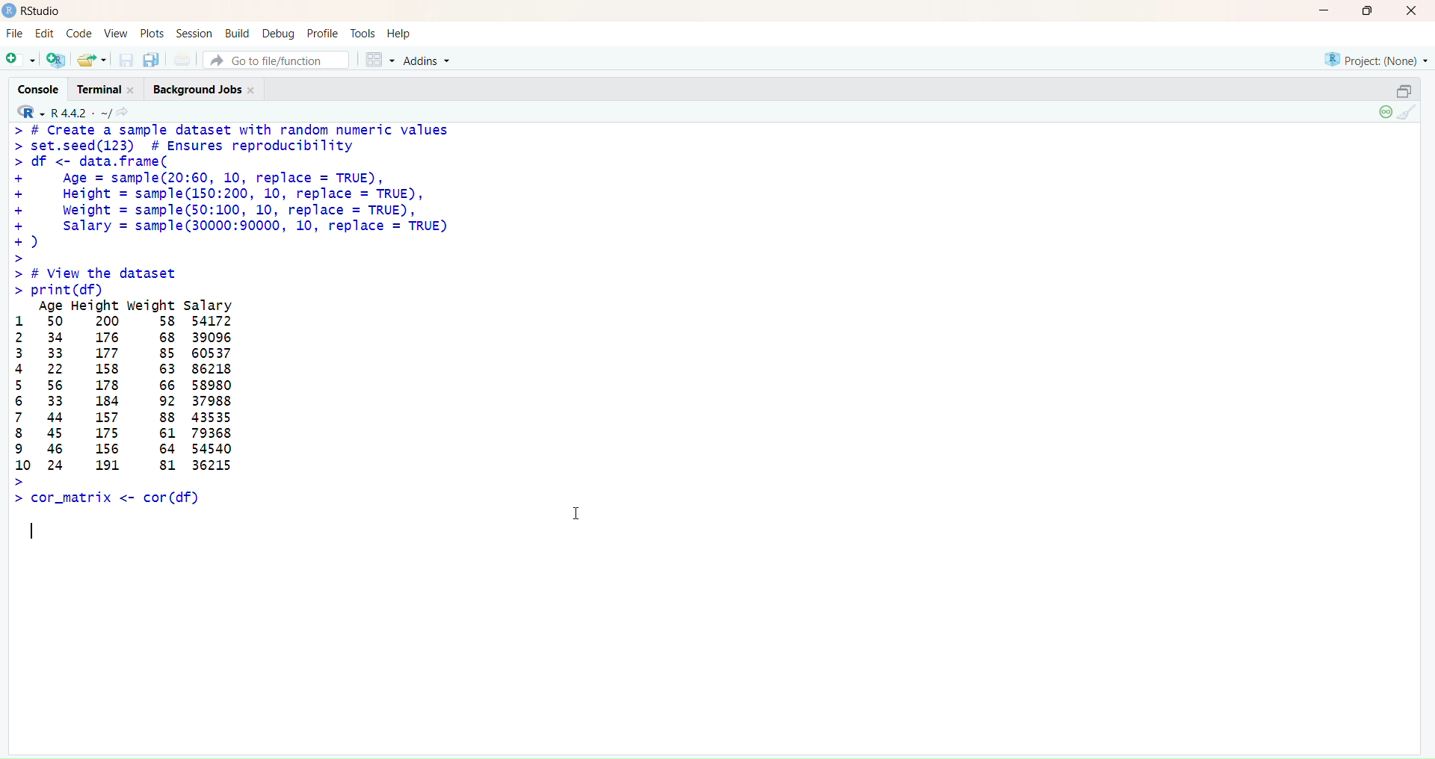 This screenshot has width=1435, height=759. I want to click on Profile, so click(324, 33).